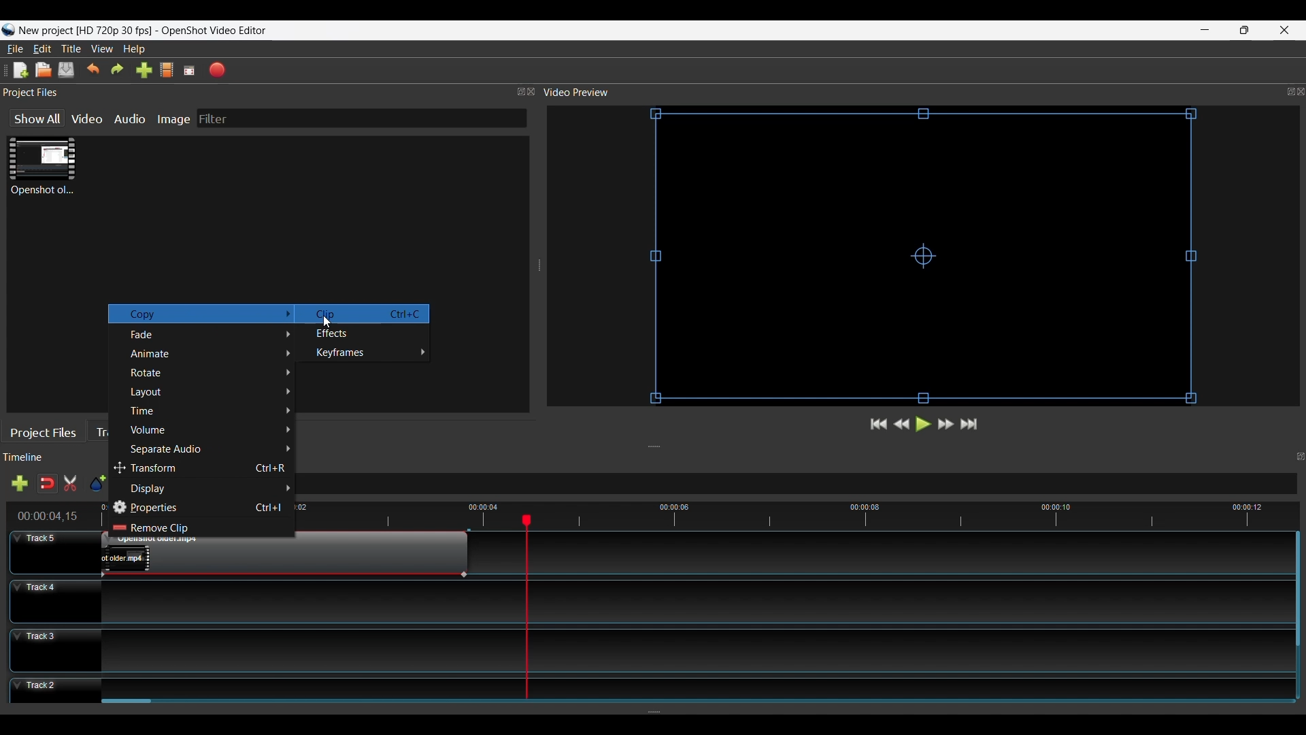  What do you see at coordinates (365, 335) in the screenshot?
I see `Effects` at bounding box center [365, 335].